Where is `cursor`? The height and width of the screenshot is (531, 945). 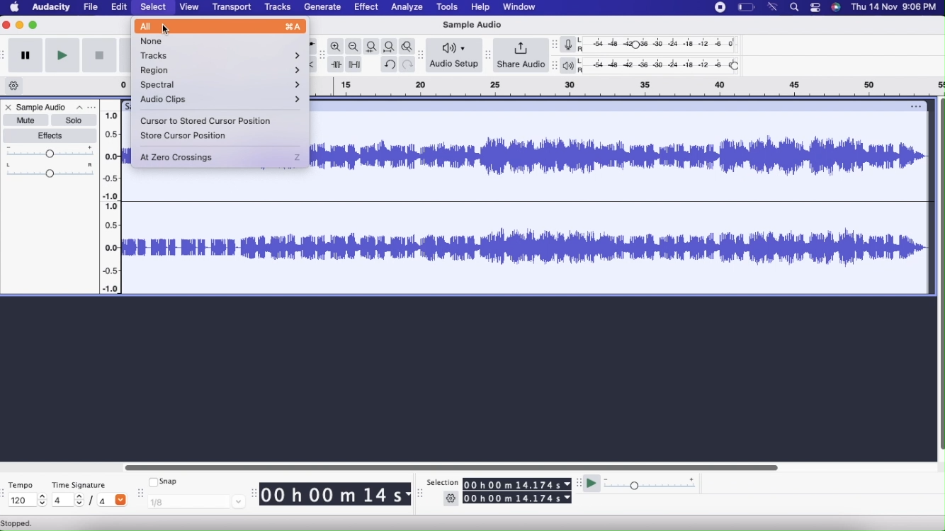 cursor is located at coordinates (169, 30).